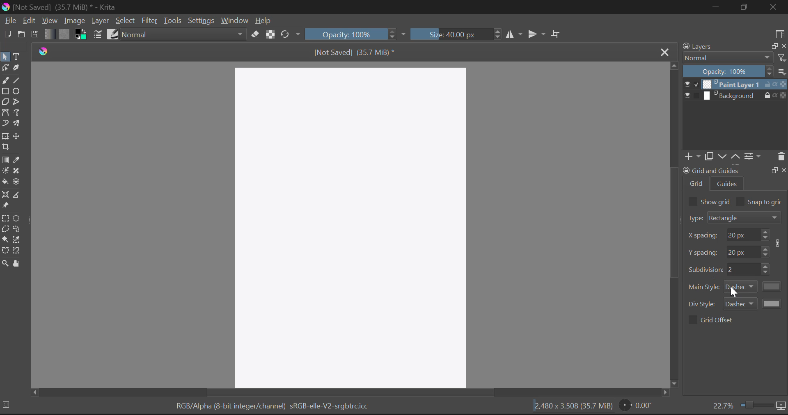  What do you see at coordinates (514, 35) in the screenshot?
I see `Vertical Mirror Flip` at bounding box center [514, 35].